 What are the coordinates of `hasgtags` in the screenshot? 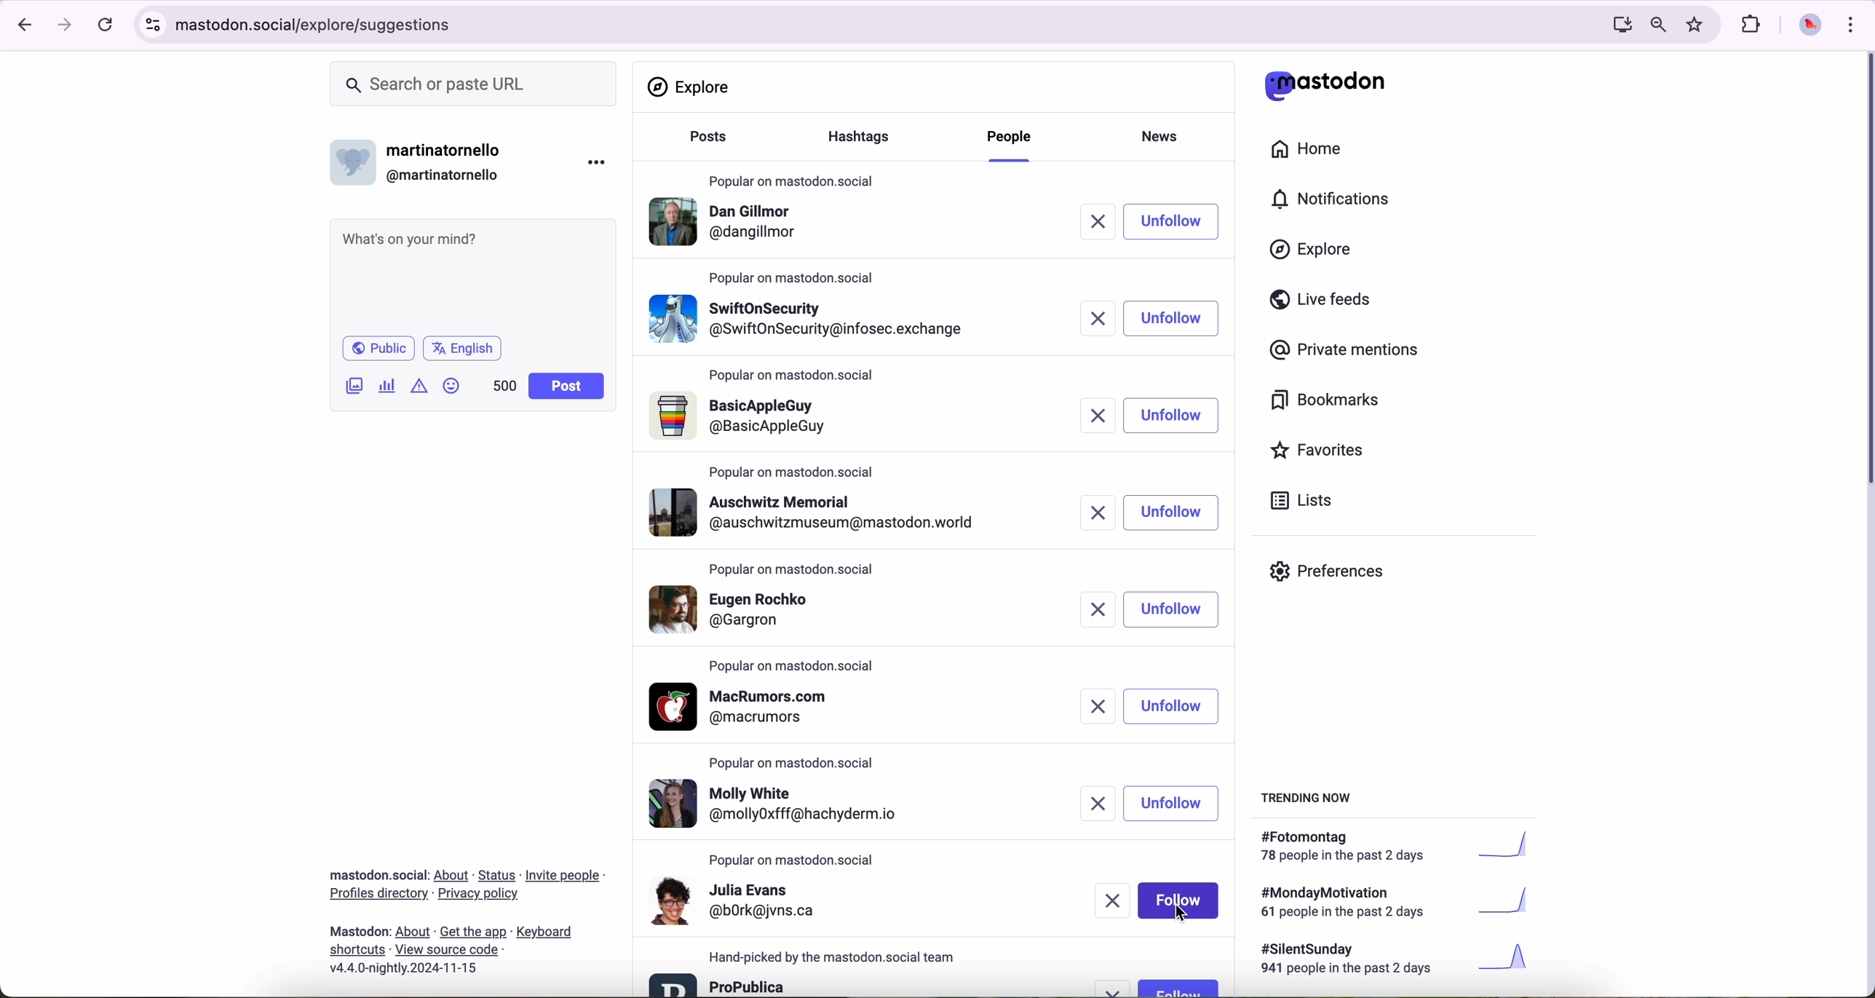 It's located at (867, 138).